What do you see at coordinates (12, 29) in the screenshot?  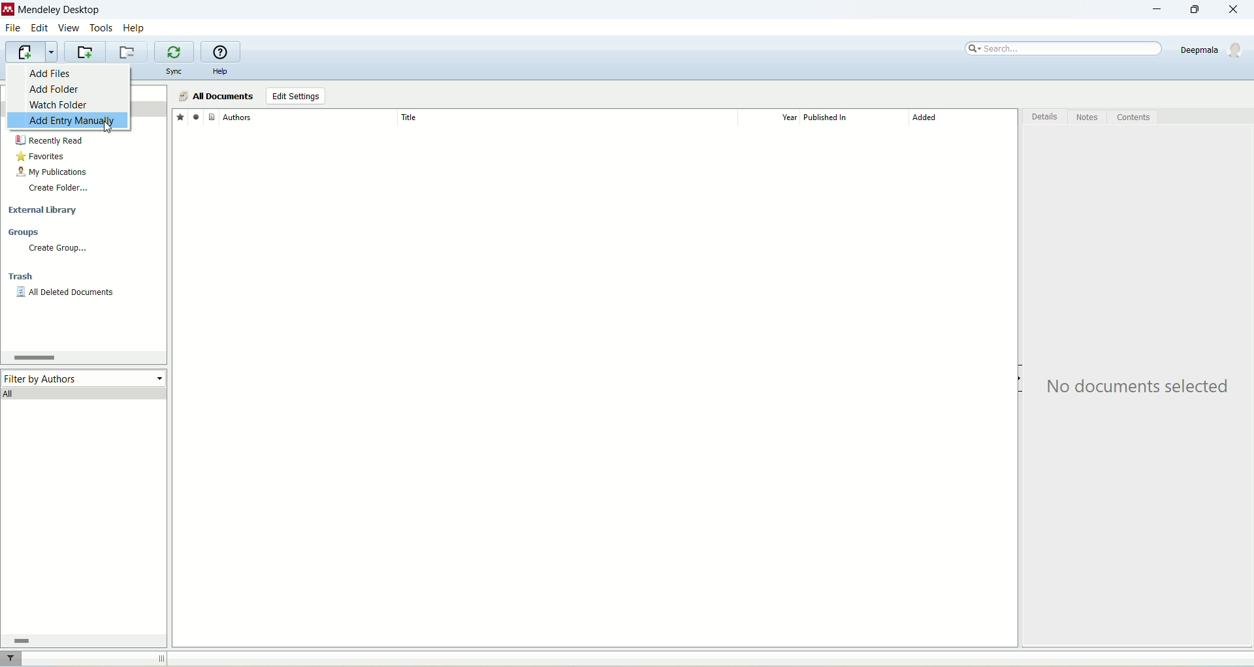 I see `file` at bounding box center [12, 29].